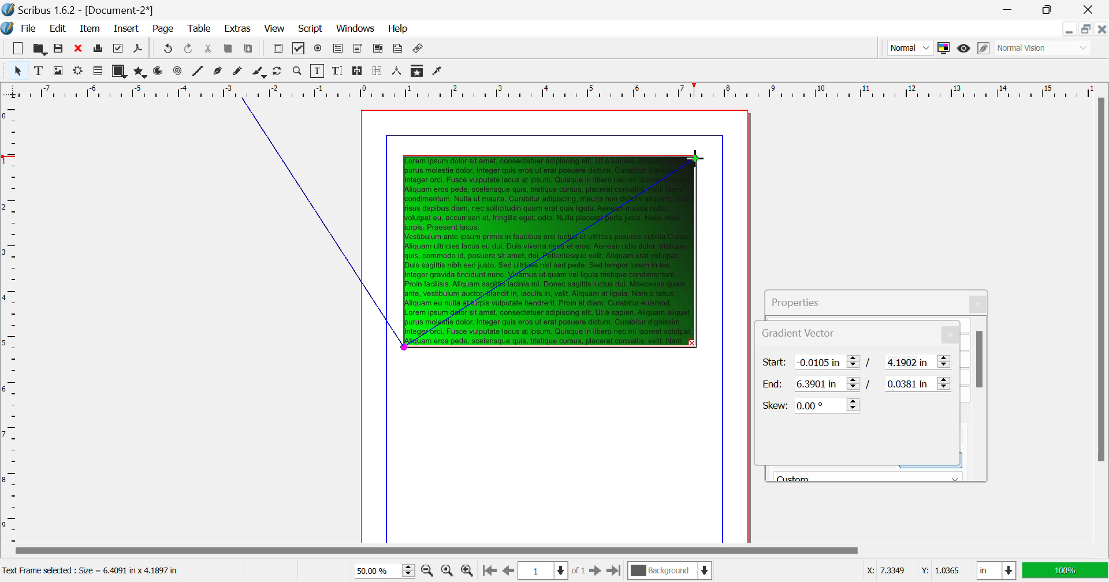 The image size is (1109, 582). What do you see at coordinates (572, 90) in the screenshot?
I see `Vertical Page Margin` at bounding box center [572, 90].